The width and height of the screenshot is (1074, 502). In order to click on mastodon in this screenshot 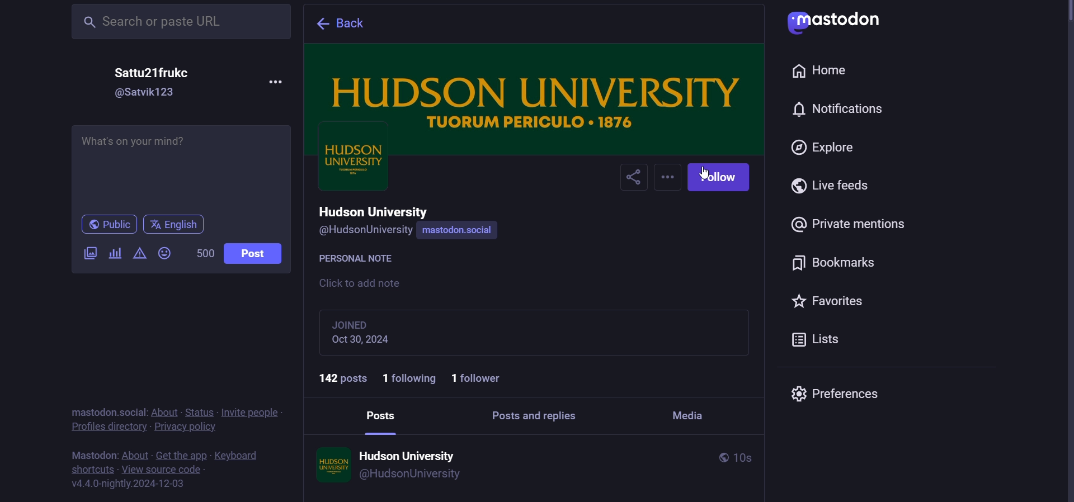, I will do `click(830, 19)`.